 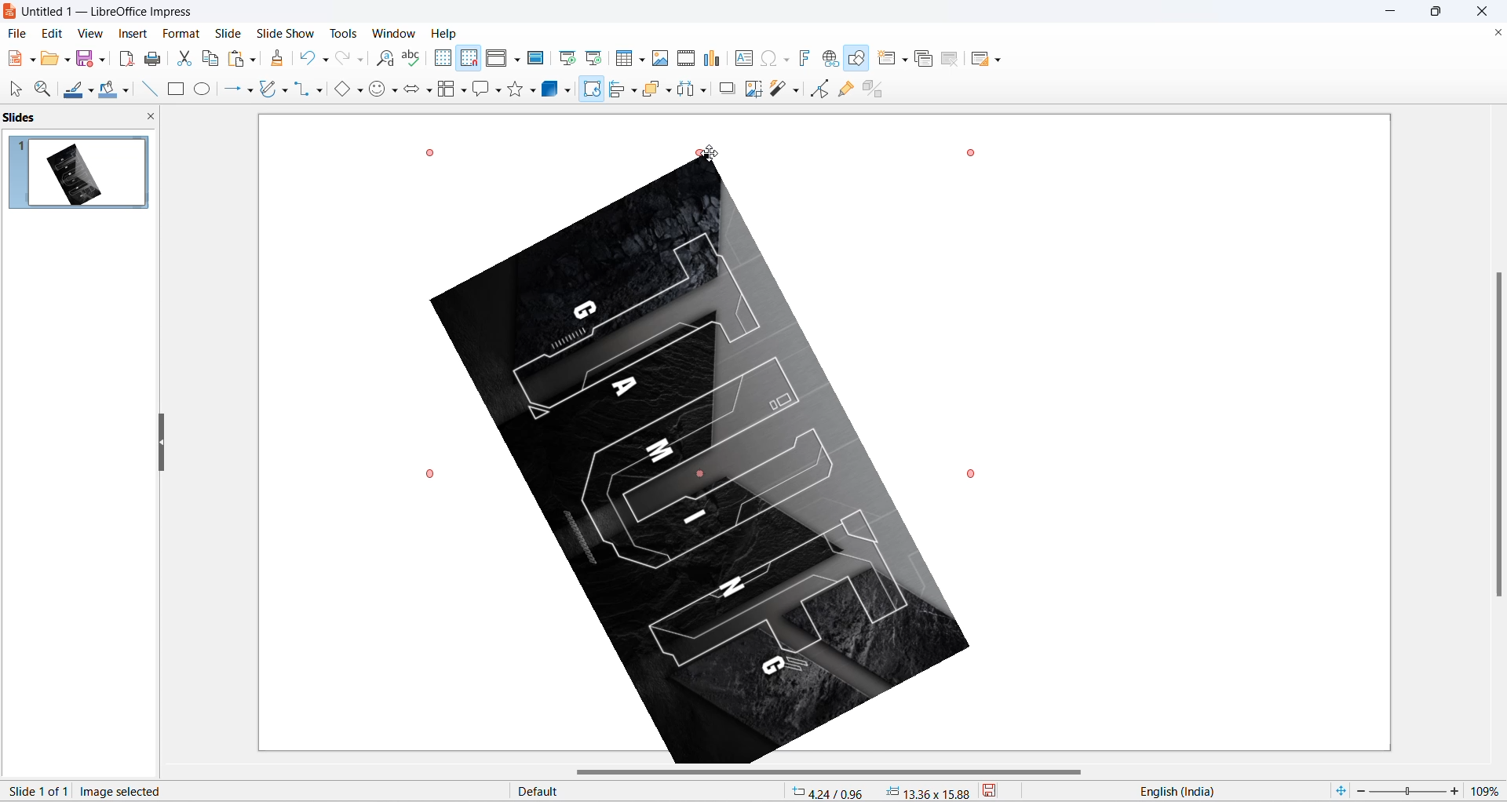 What do you see at coordinates (464, 92) in the screenshot?
I see `flow chart options` at bounding box center [464, 92].